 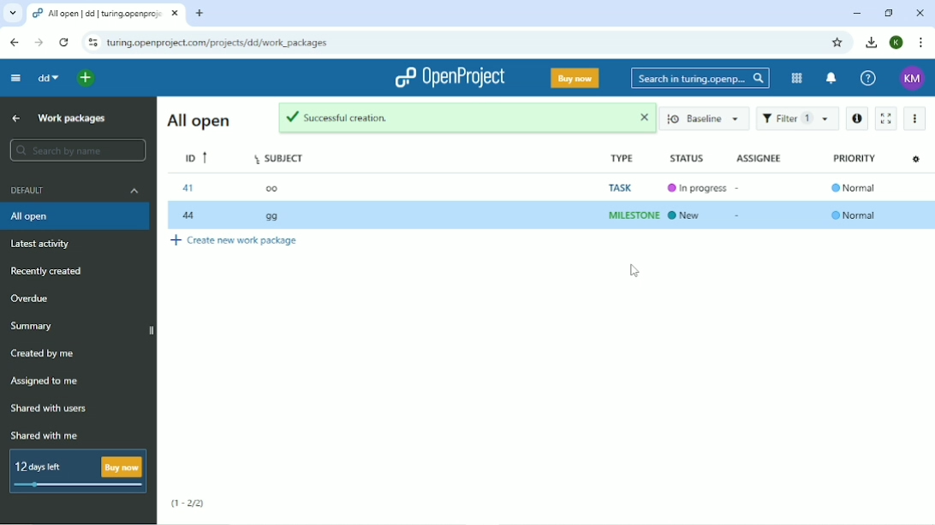 I want to click on Modules, so click(x=795, y=77).